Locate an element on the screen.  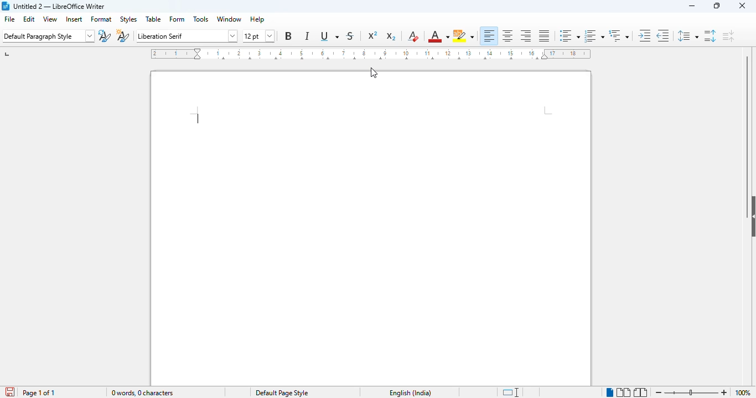
bold is located at coordinates (288, 36).